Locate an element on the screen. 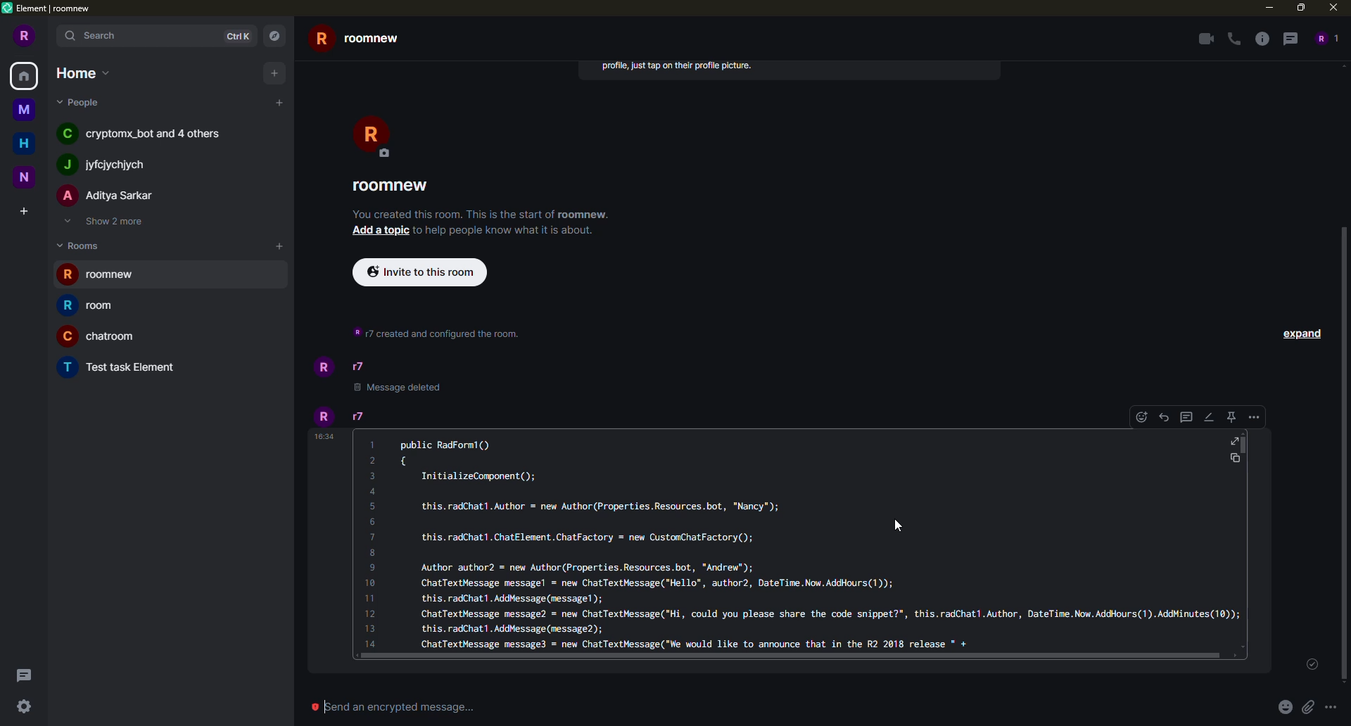  profile is located at coordinates (323, 416).